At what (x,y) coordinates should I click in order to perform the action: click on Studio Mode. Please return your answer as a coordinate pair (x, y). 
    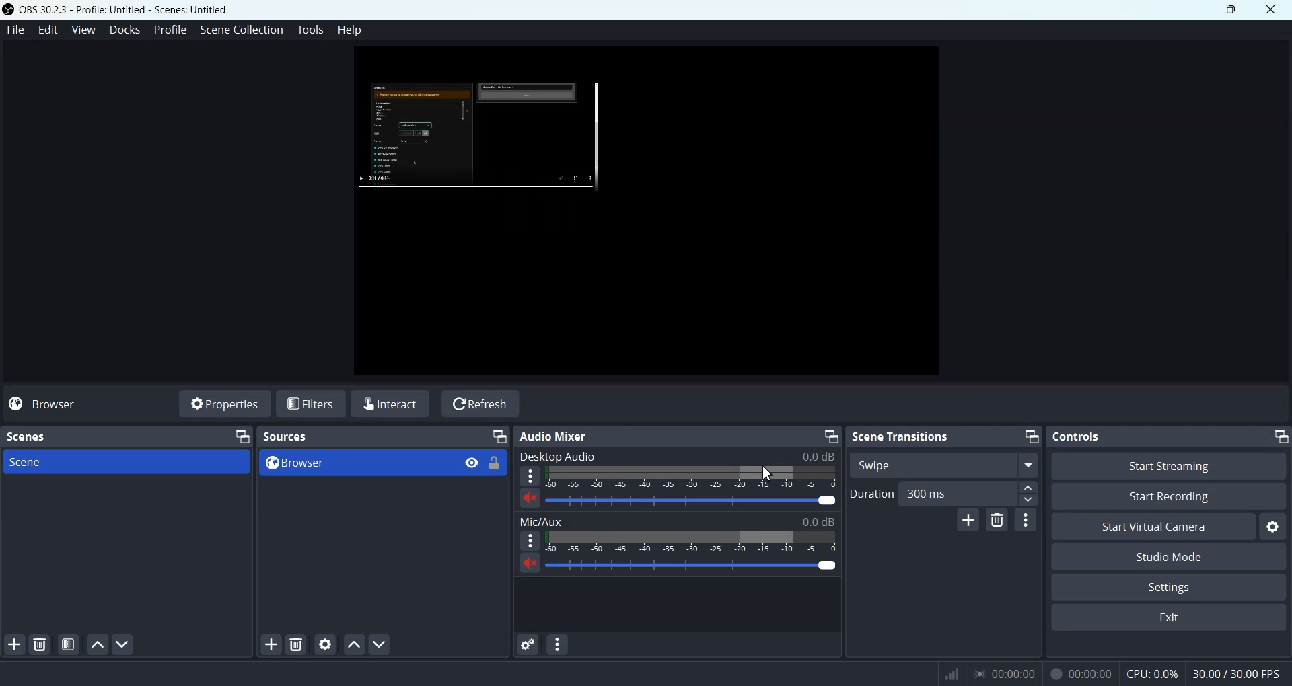
    Looking at the image, I should click on (1168, 556).